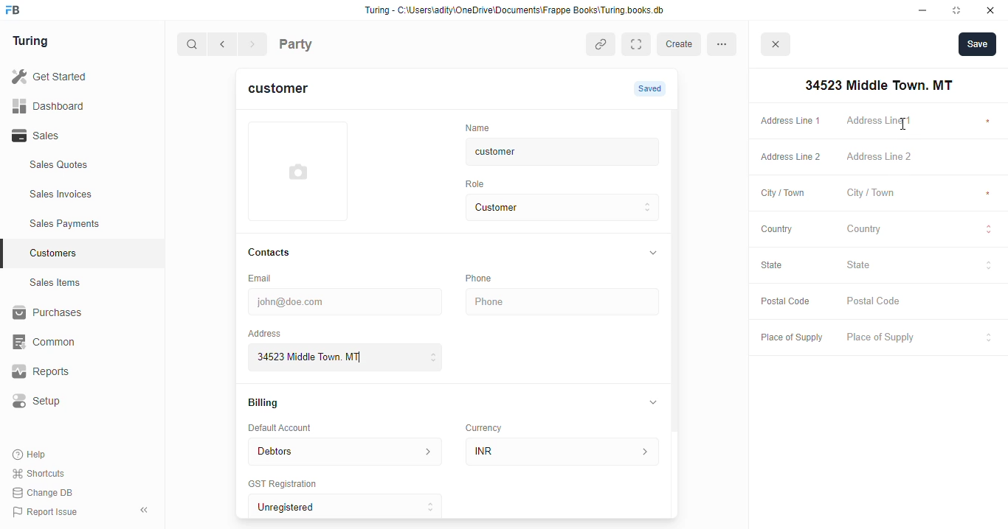 This screenshot has width=1008, height=529. Describe the element at coordinates (326, 43) in the screenshot. I see `Party` at that location.